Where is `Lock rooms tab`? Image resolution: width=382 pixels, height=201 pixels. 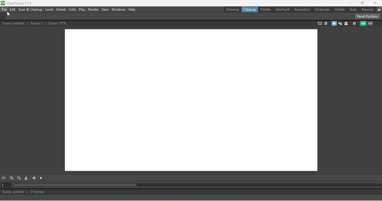 Lock rooms tab is located at coordinates (379, 9).